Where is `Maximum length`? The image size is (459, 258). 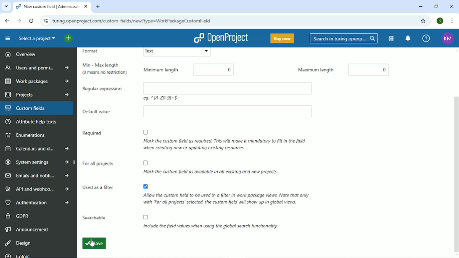 Maximum length is located at coordinates (309, 69).